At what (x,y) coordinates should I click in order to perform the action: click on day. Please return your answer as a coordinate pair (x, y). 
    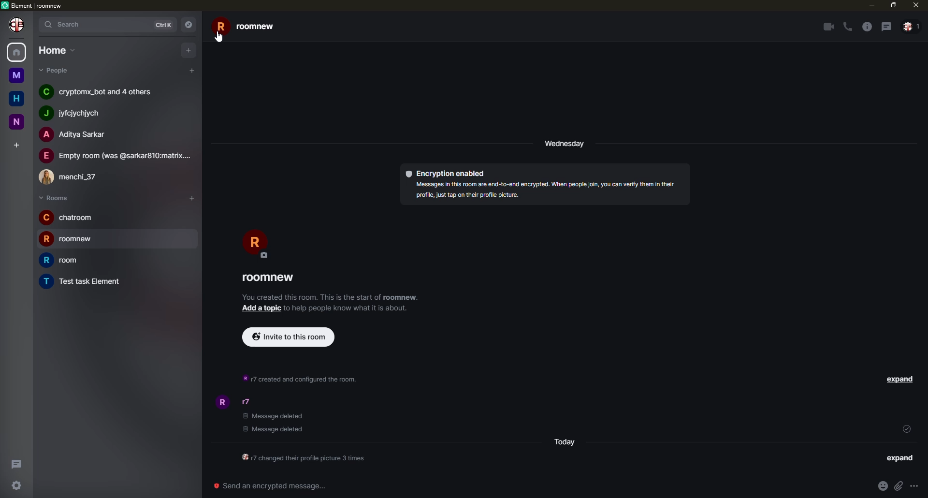
    Looking at the image, I should click on (564, 441).